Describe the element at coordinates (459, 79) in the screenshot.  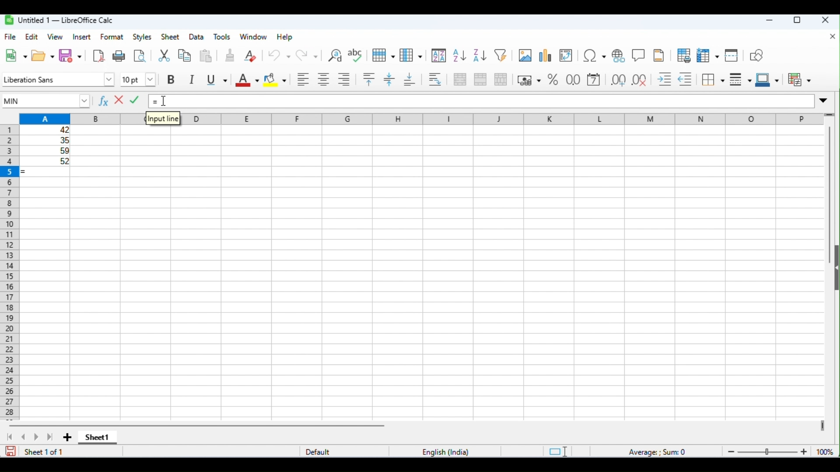
I see `merge and center` at that location.